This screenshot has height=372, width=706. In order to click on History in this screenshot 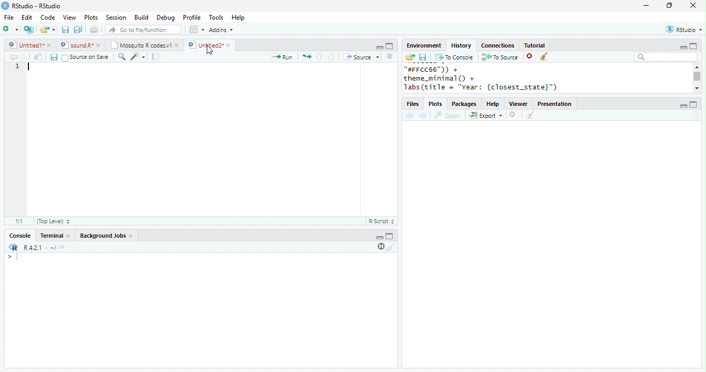, I will do `click(461, 45)`.